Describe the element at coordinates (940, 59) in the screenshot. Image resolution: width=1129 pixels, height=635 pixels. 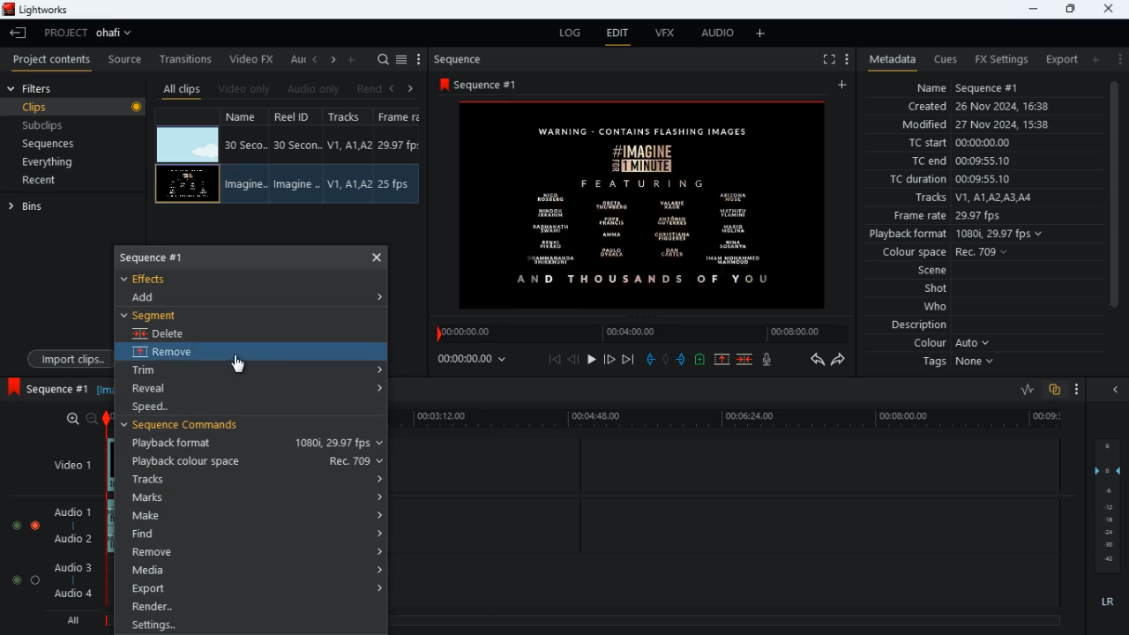
I see `cues` at that location.